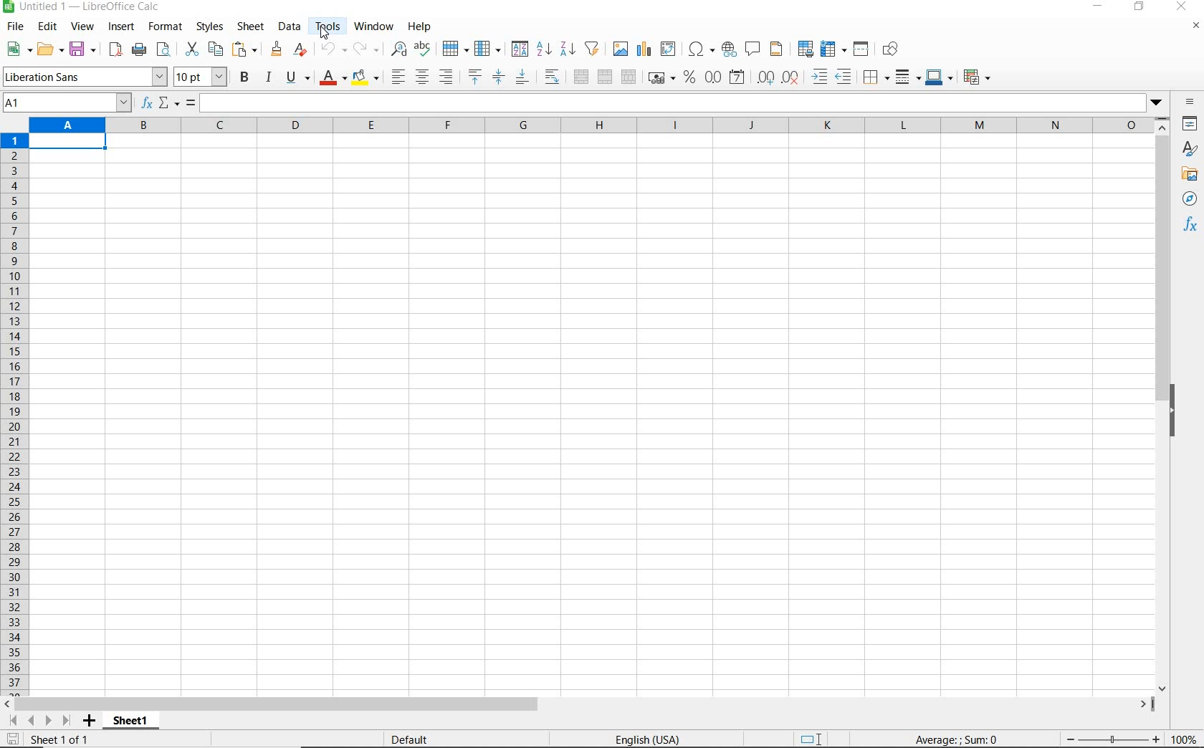  What do you see at coordinates (714, 76) in the screenshot?
I see `format as number` at bounding box center [714, 76].